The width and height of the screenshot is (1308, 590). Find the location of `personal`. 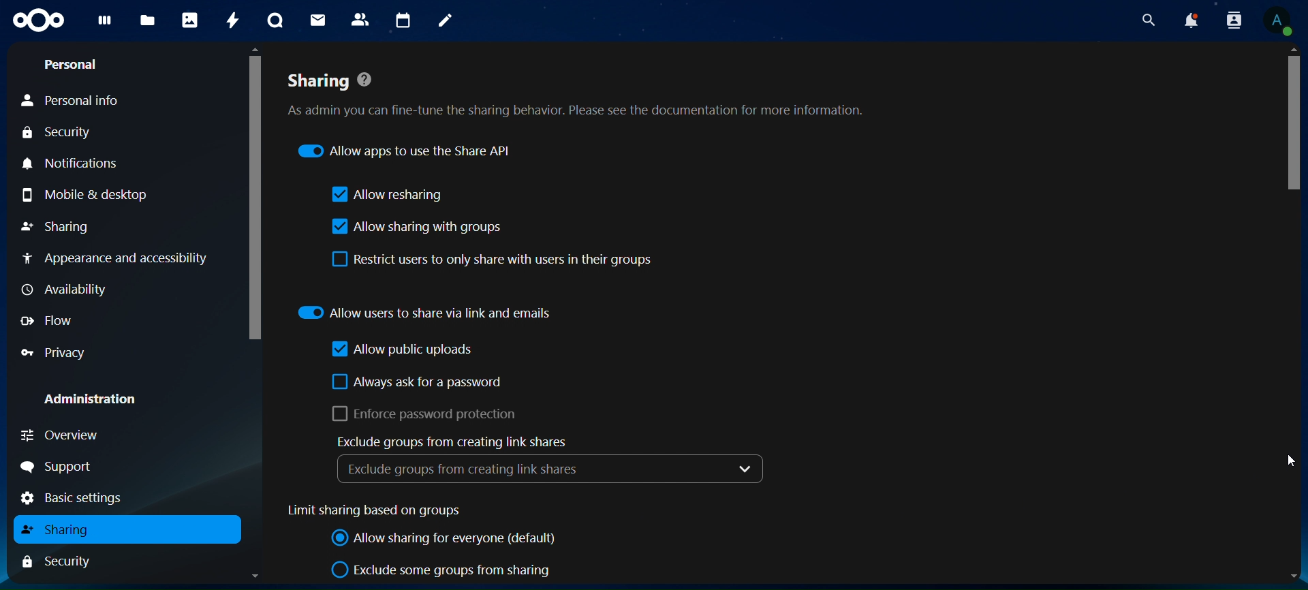

personal is located at coordinates (72, 65).